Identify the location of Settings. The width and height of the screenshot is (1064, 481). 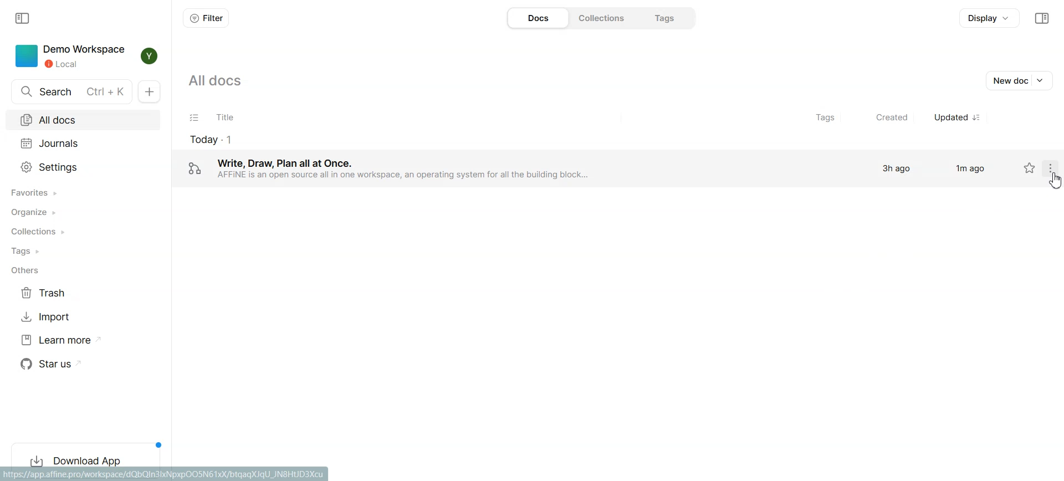
(83, 167).